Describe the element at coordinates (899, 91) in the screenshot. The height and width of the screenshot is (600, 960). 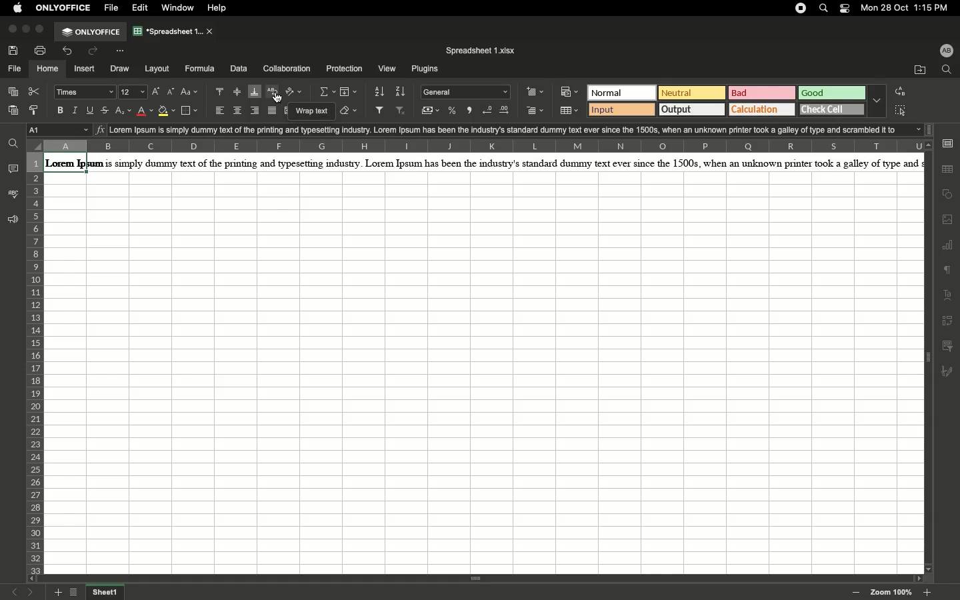
I see `Replace` at that location.